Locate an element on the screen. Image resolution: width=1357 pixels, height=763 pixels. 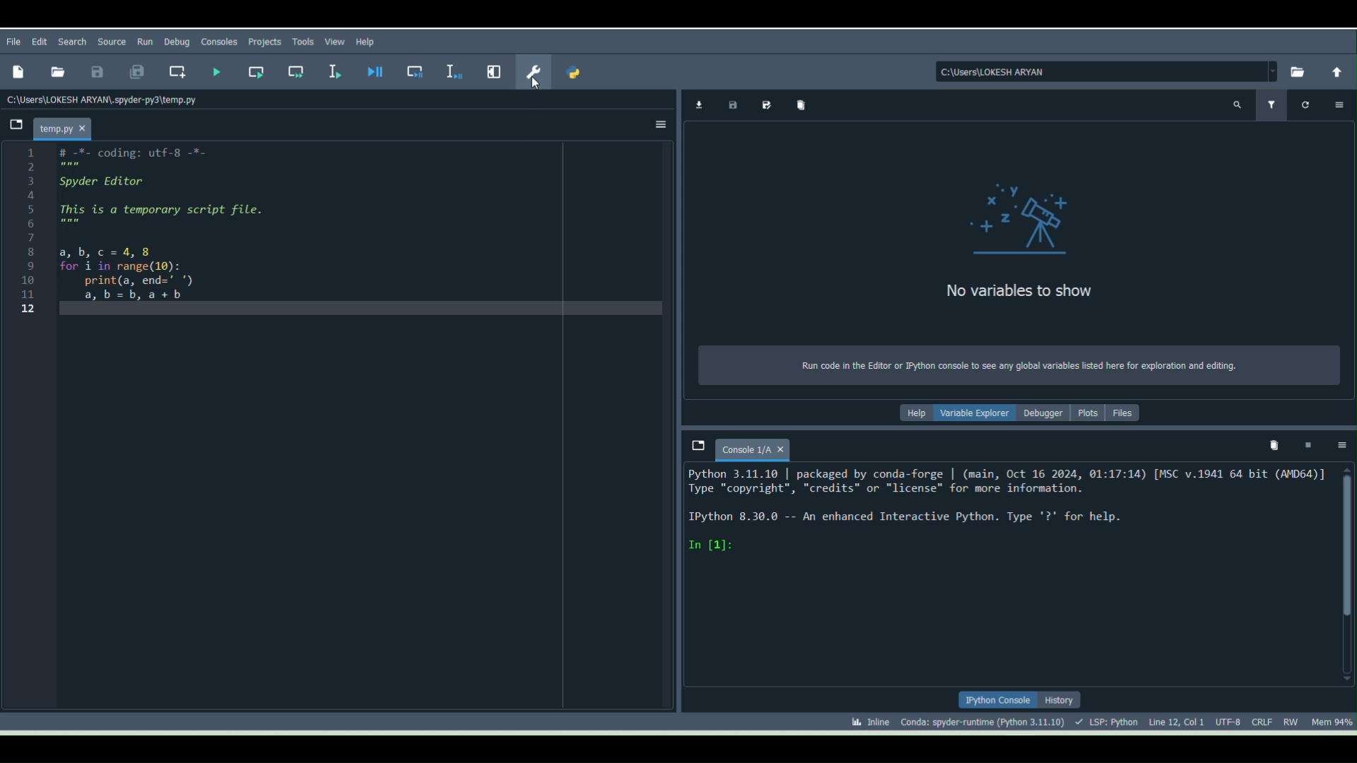
Version is located at coordinates (985, 720).